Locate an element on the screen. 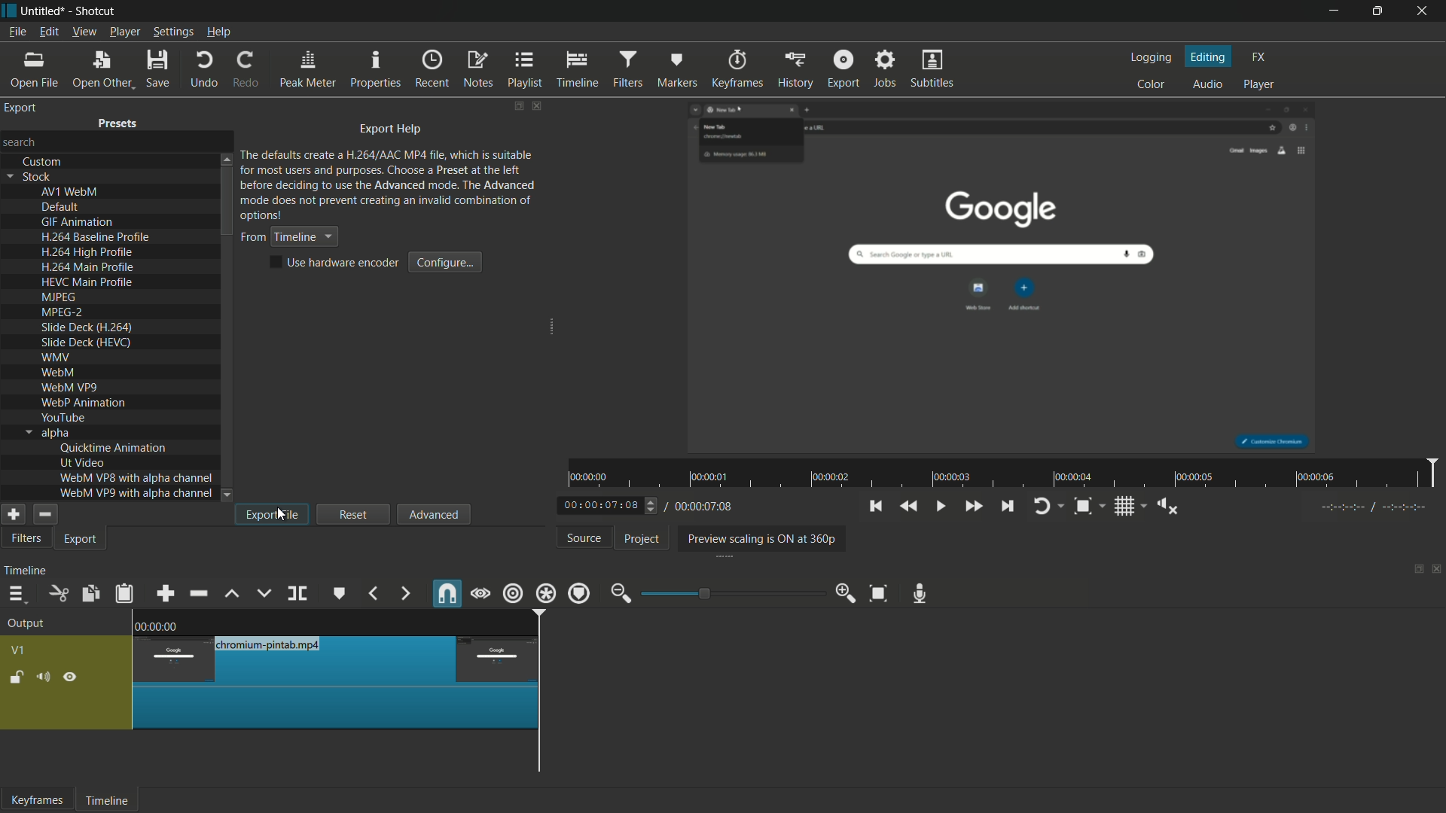 The height and width of the screenshot is (813, 1446). keyframes is located at coordinates (37, 799).